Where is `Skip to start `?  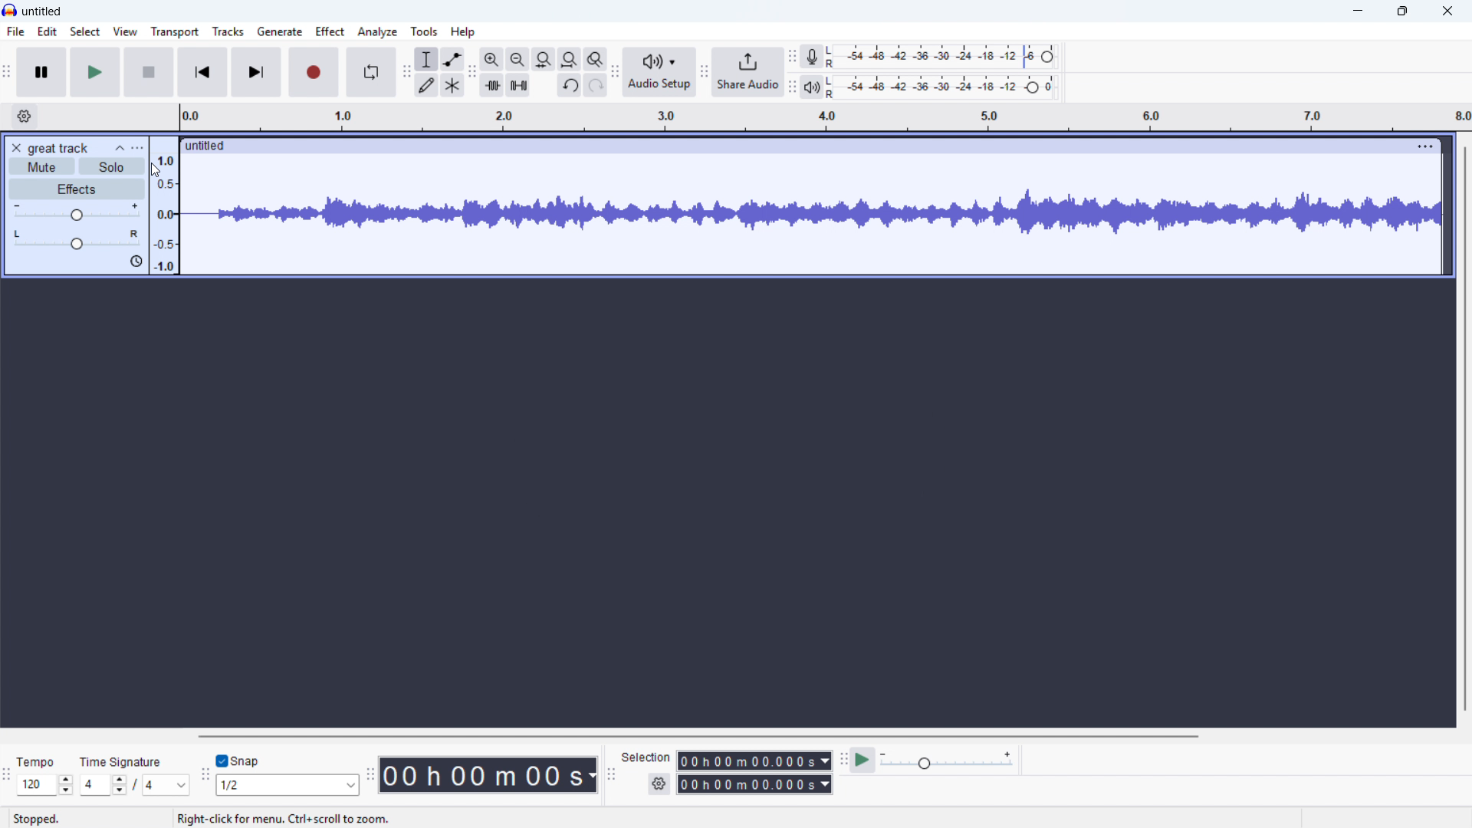
Skip to start  is located at coordinates (202, 73).